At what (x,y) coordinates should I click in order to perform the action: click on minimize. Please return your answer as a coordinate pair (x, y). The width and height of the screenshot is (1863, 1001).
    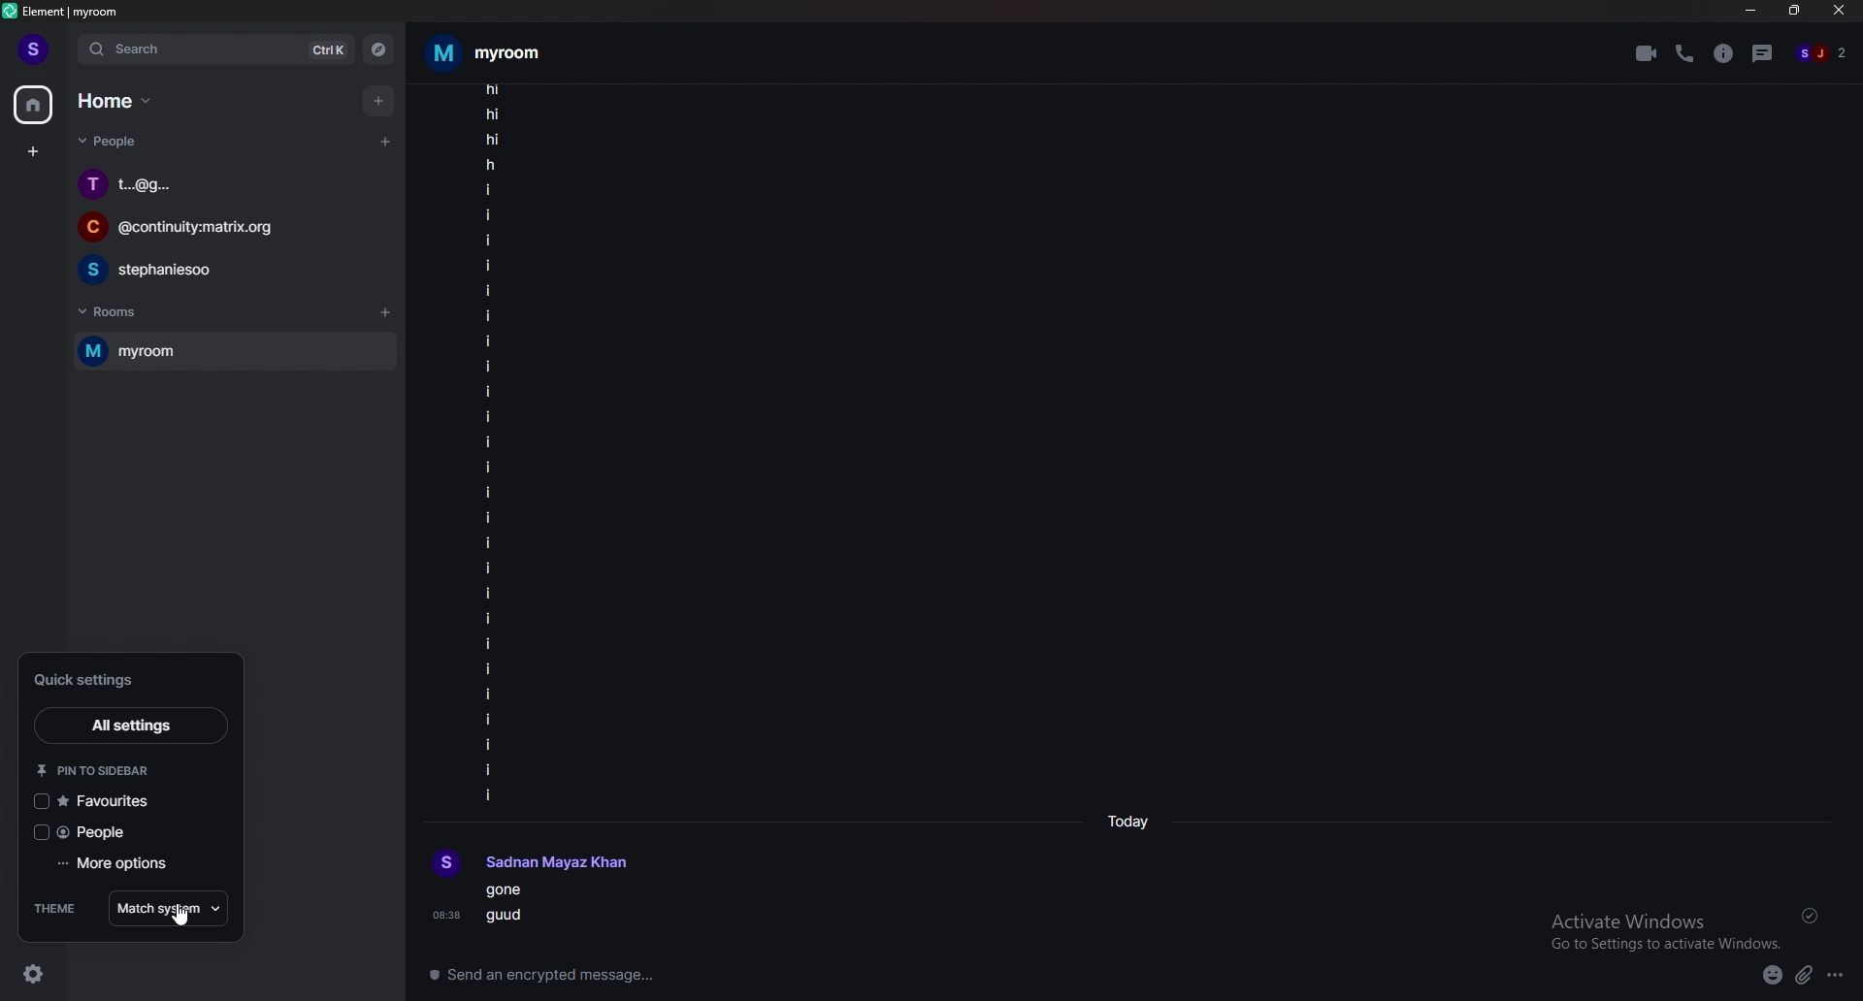
    Looking at the image, I should click on (1749, 11).